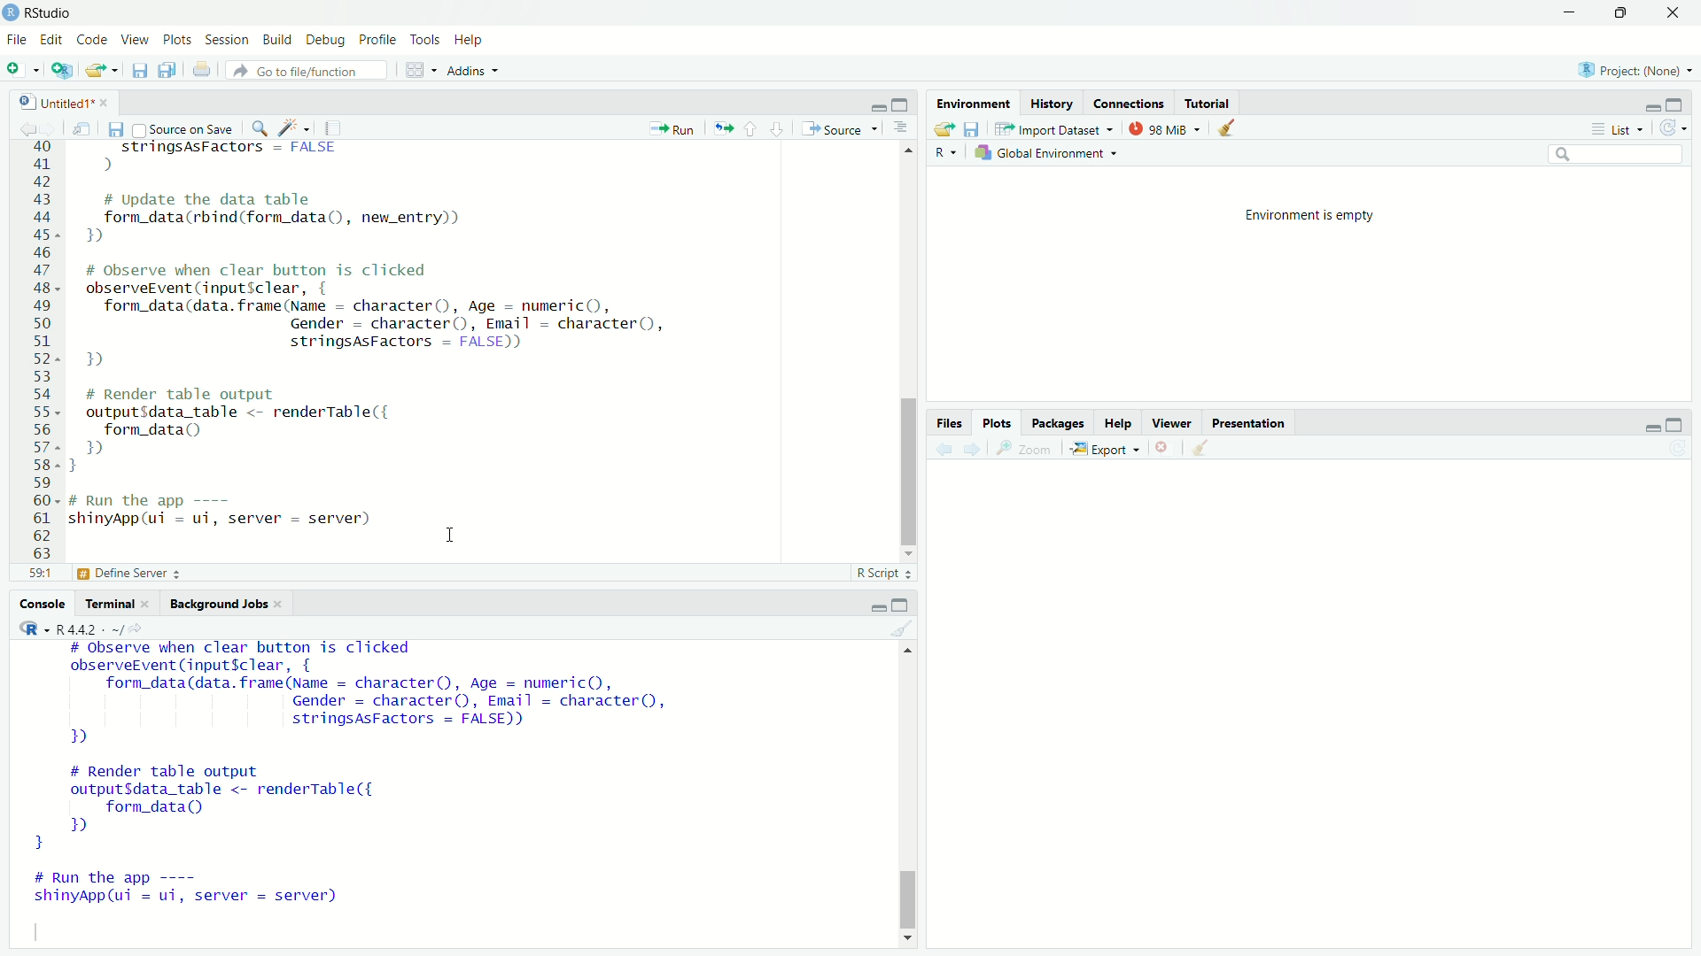 Image resolution: width=1701 pixels, height=956 pixels. Describe the element at coordinates (905, 603) in the screenshot. I see `maximize` at that location.